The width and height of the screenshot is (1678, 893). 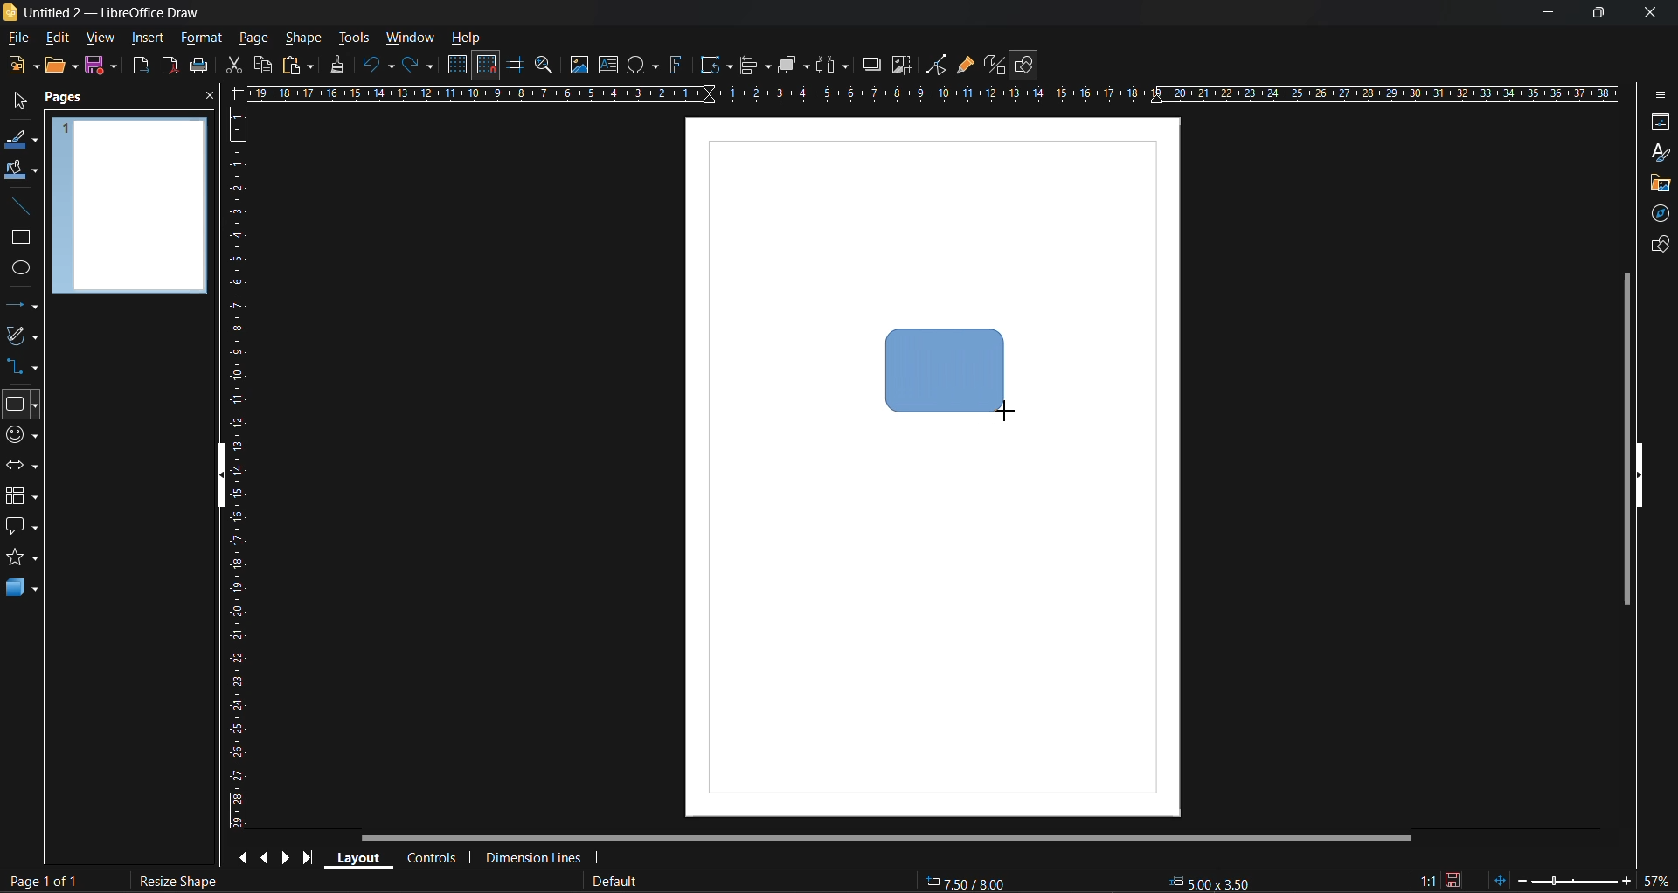 I want to click on click to save, so click(x=1455, y=881).